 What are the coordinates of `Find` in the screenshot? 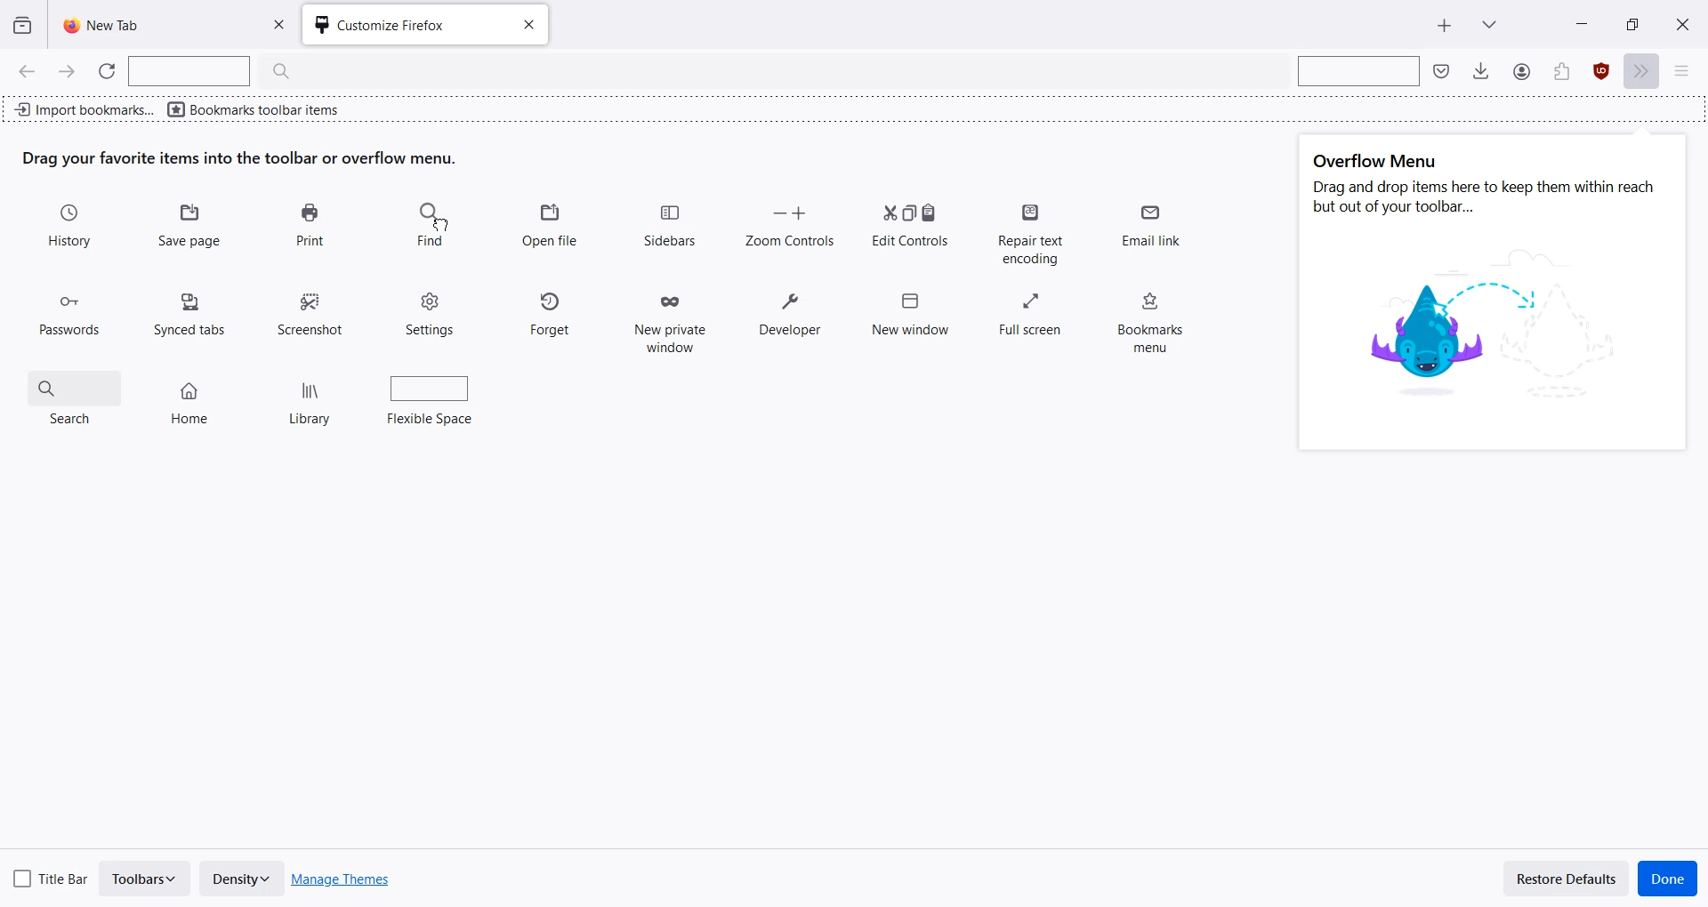 It's located at (430, 226).